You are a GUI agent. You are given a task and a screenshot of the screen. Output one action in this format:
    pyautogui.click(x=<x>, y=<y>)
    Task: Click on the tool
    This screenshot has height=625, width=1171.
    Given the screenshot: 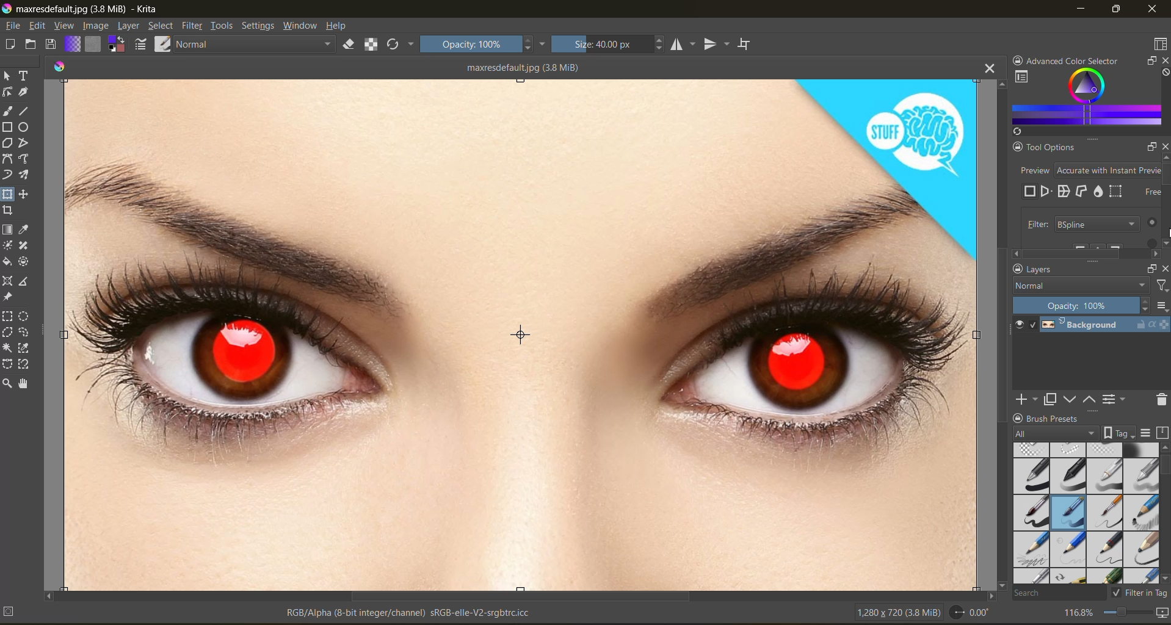 What is the action you would take?
    pyautogui.click(x=7, y=297)
    